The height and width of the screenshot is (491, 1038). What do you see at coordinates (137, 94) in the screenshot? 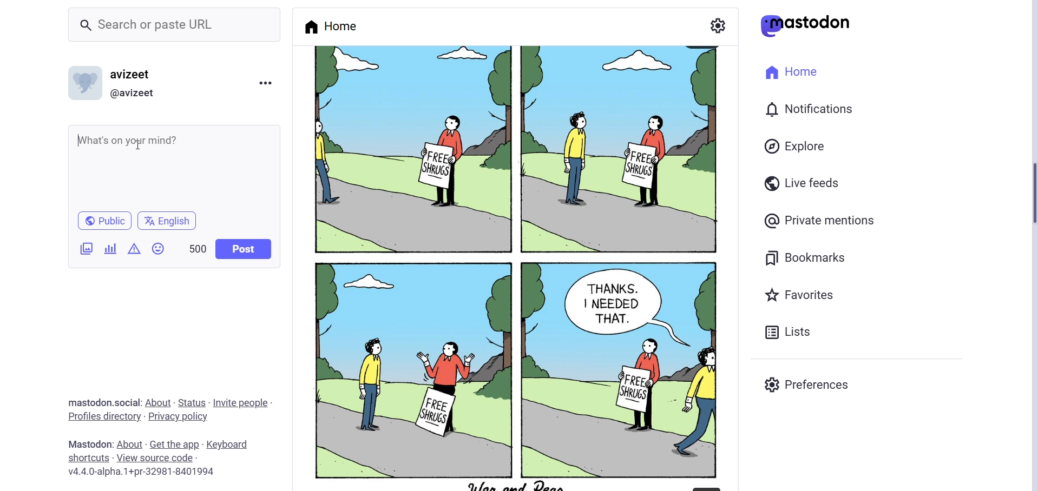
I see `@ Username` at bounding box center [137, 94].